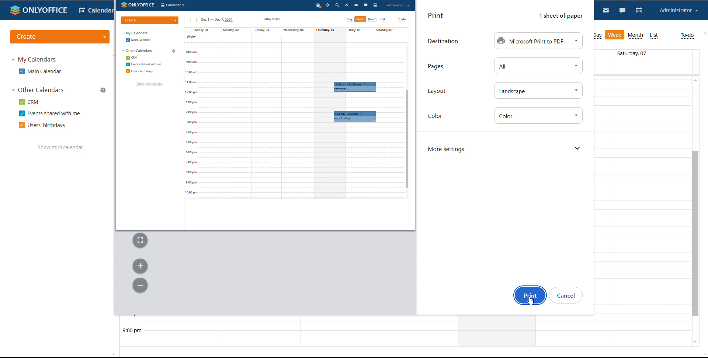 The width and height of the screenshot is (708, 358). Describe the element at coordinates (538, 90) in the screenshot. I see `set layout` at that location.